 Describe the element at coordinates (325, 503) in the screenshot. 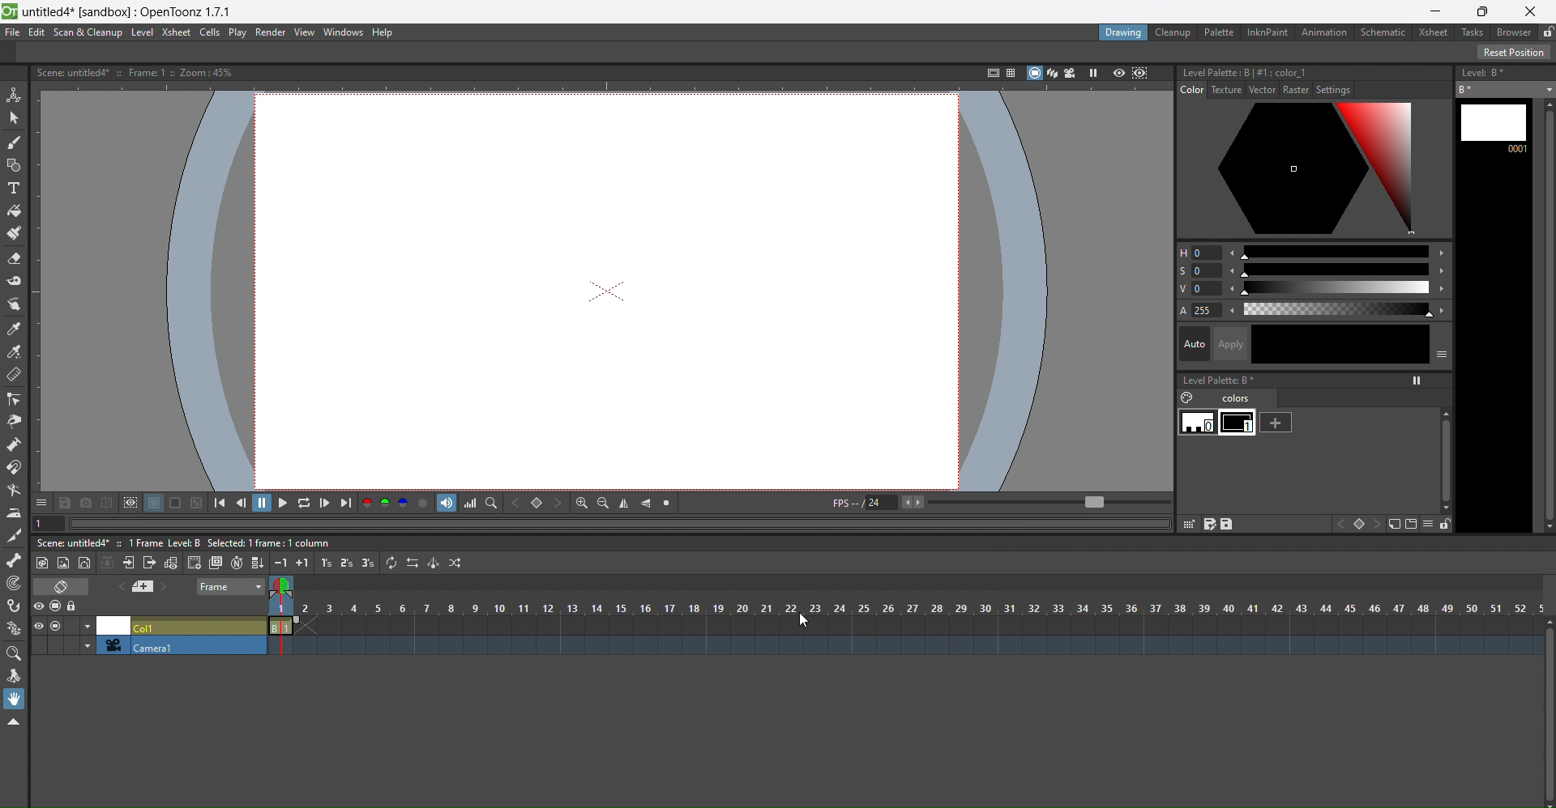

I see `next frame` at that location.